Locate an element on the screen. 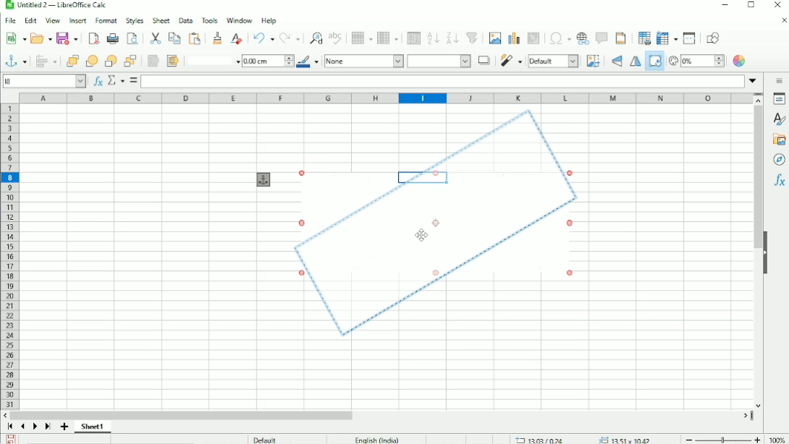  Forward one is located at coordinates (90, 60).